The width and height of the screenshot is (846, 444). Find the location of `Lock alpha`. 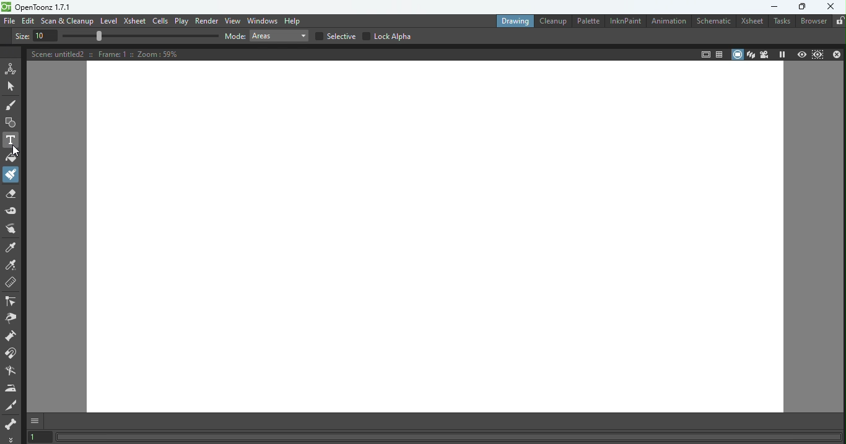

Lock alpha is located at coordinates (388, 36).